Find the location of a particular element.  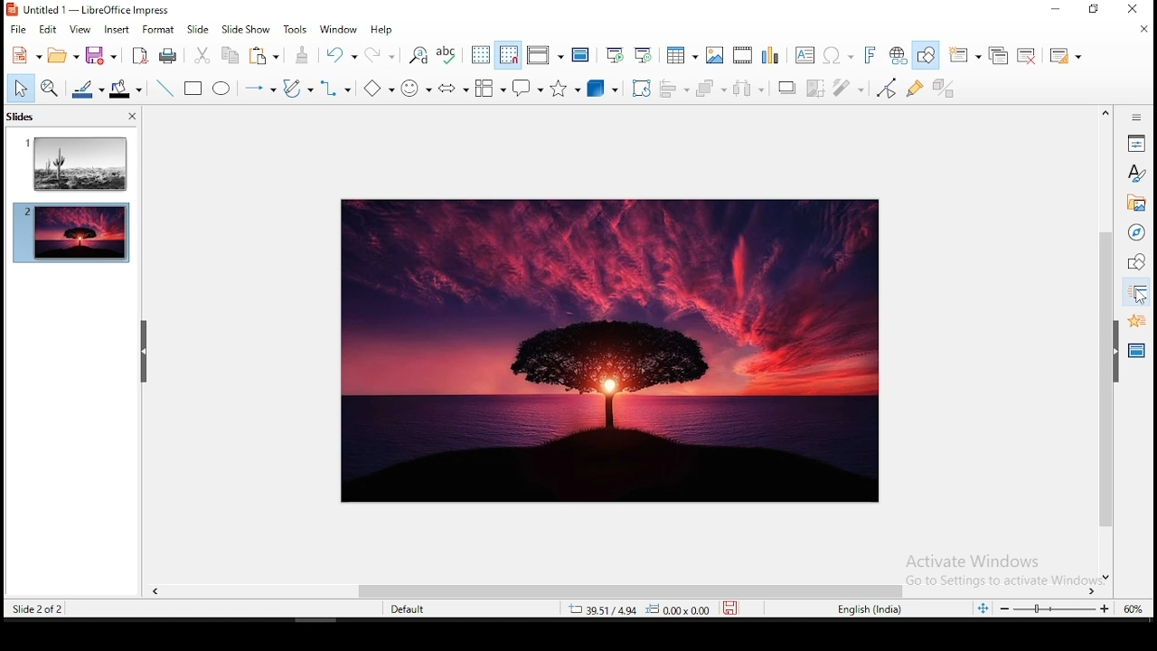

slide 2 is located at coordinates (73, 232).